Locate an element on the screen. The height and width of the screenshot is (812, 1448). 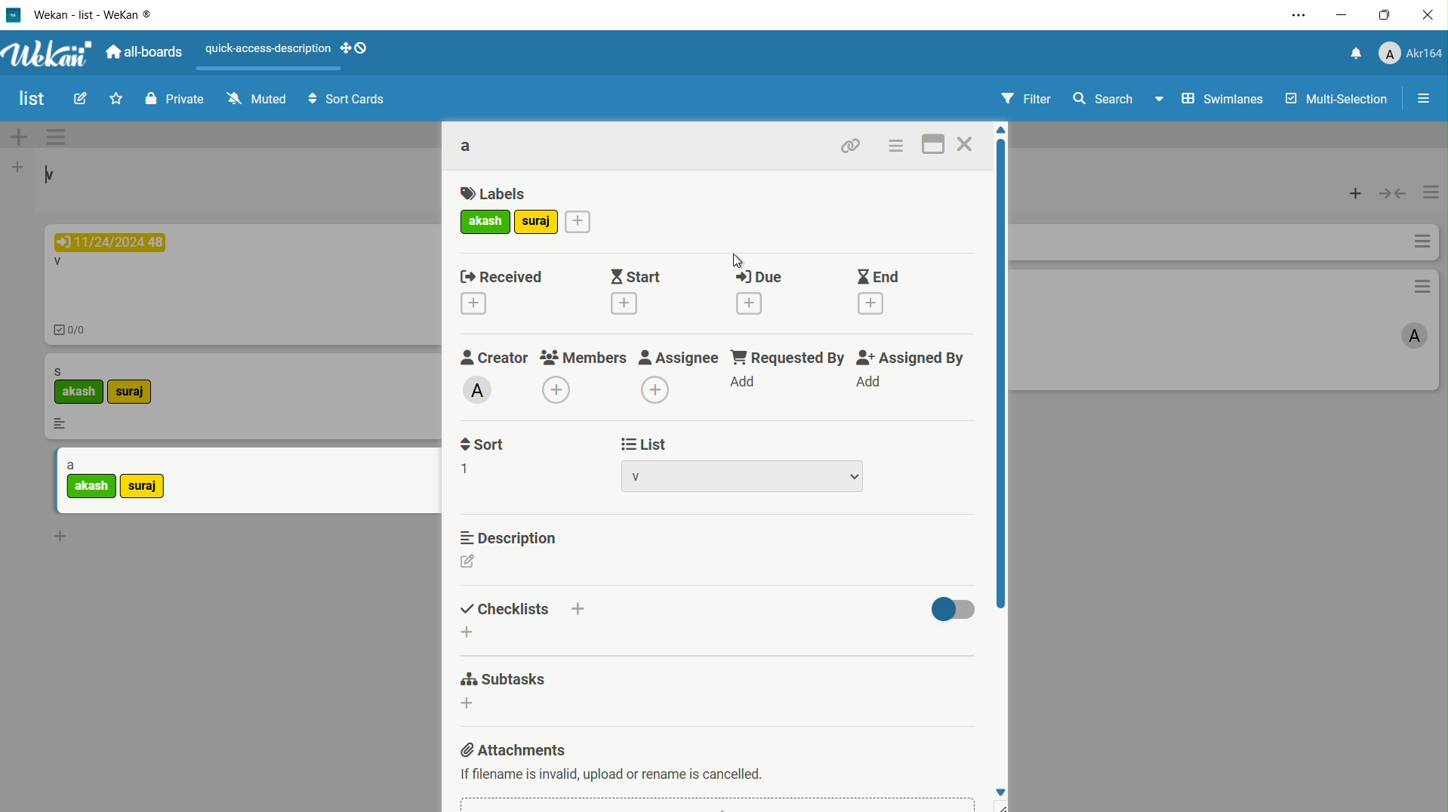
close card is located at coordinates (966, 146).